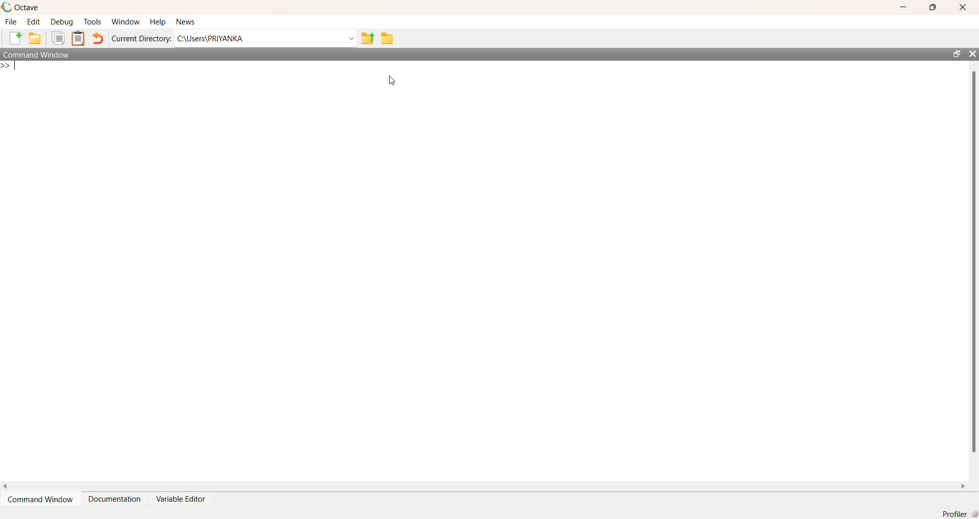 This screenshot has width=979, height=519. What do you see at coordinates (394, 81) in the screenshot?
I see `cursor` at bounding box center [394, 81].